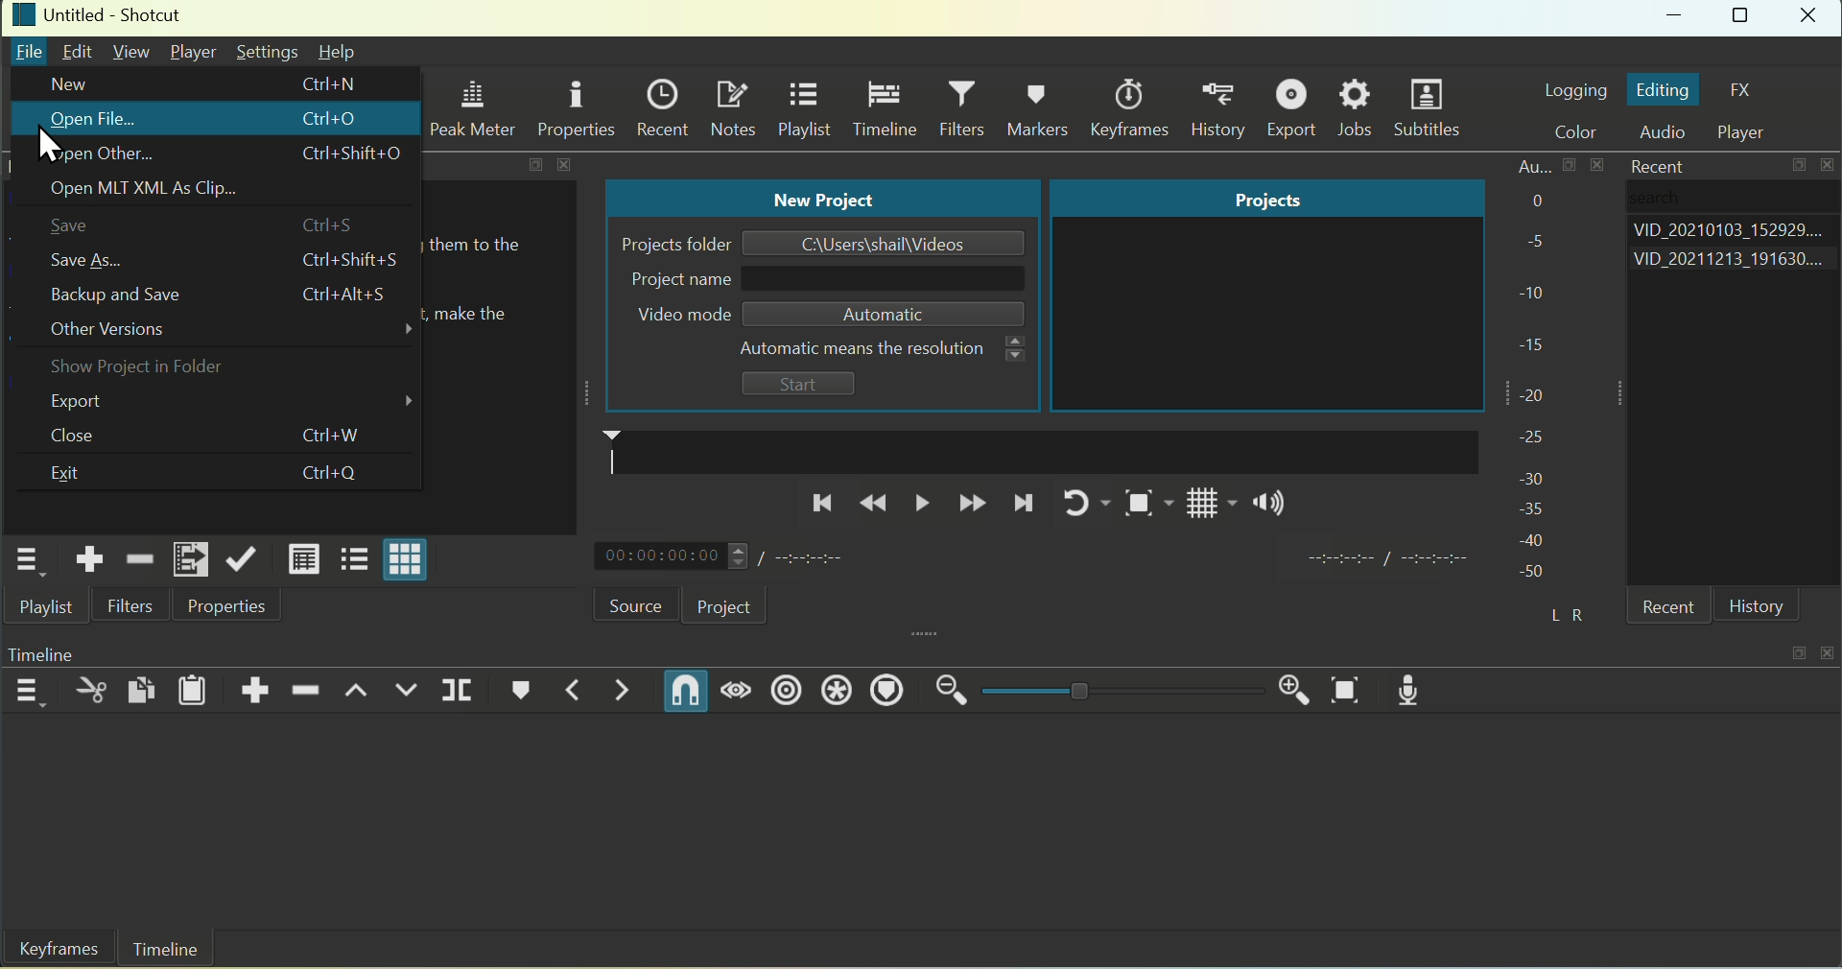  I want to click on Update, so click(242, 557).